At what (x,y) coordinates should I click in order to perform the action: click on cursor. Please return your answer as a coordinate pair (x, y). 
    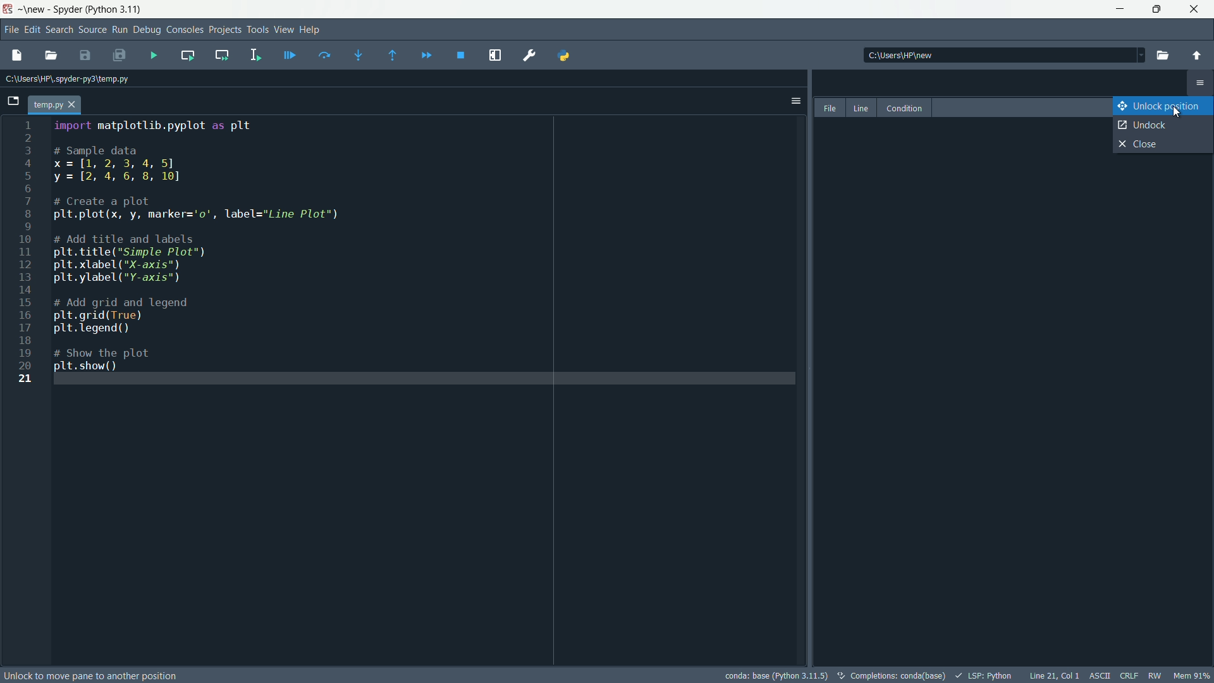
    Looking at the image, I should click on (1175, 113).